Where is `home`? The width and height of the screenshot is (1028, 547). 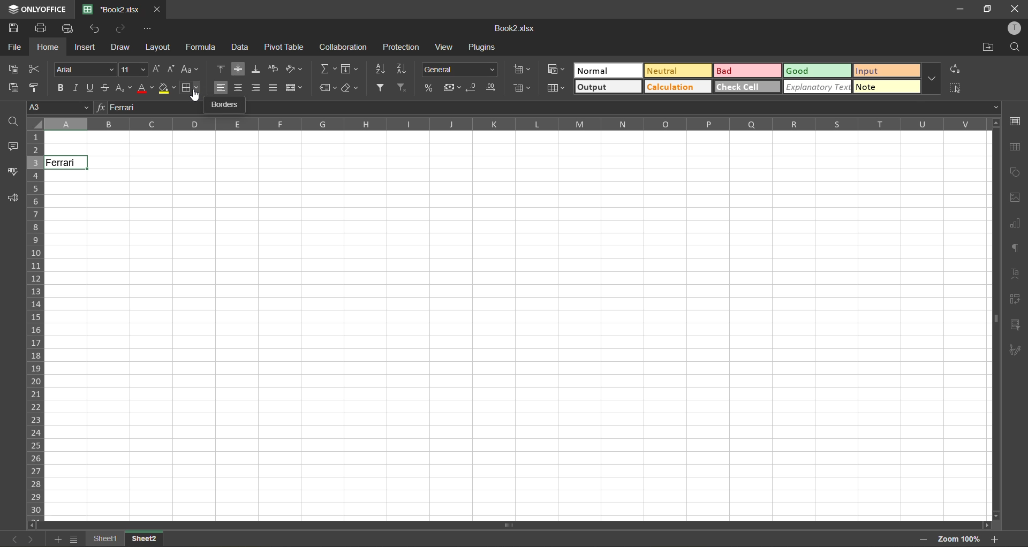 home is located at coordinates (49, 47).